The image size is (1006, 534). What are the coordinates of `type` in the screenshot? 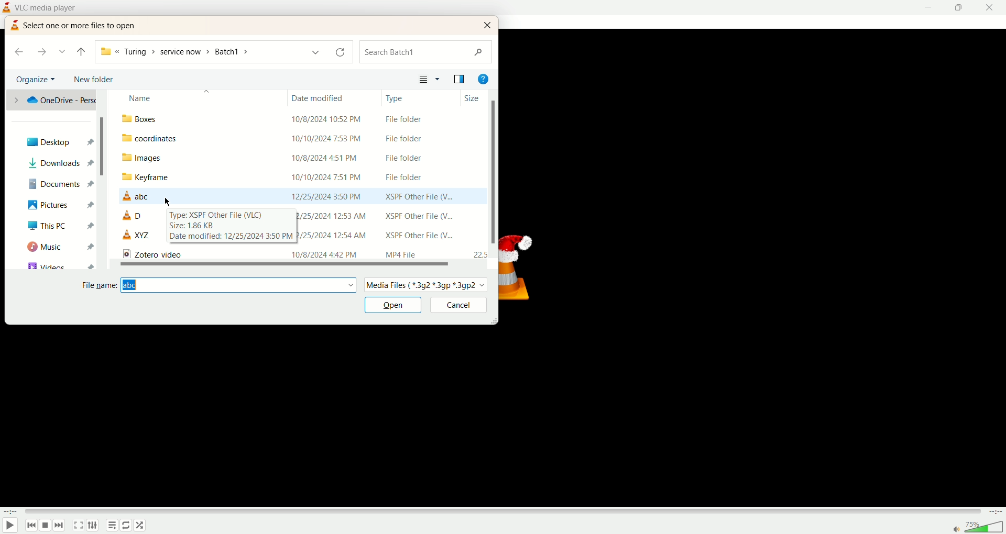 It's located at (396, 98).